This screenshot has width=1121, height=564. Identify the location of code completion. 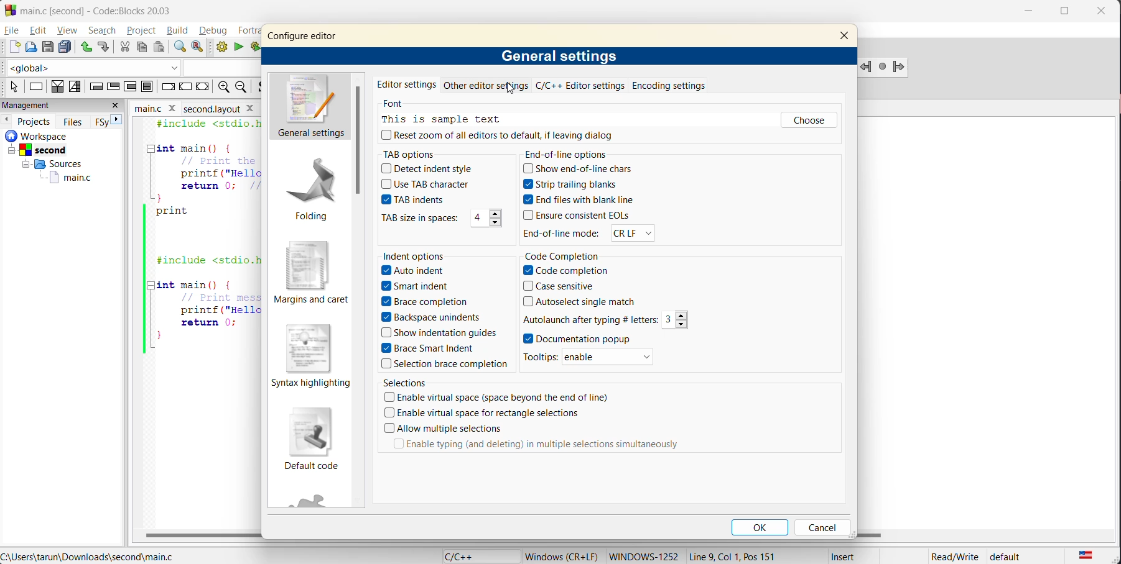
(613, 255).